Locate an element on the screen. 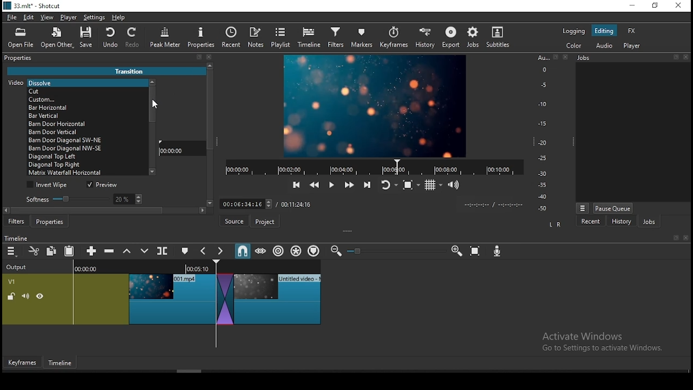 The image size is (693, 390). timeline is located at coordinates (309, 38).